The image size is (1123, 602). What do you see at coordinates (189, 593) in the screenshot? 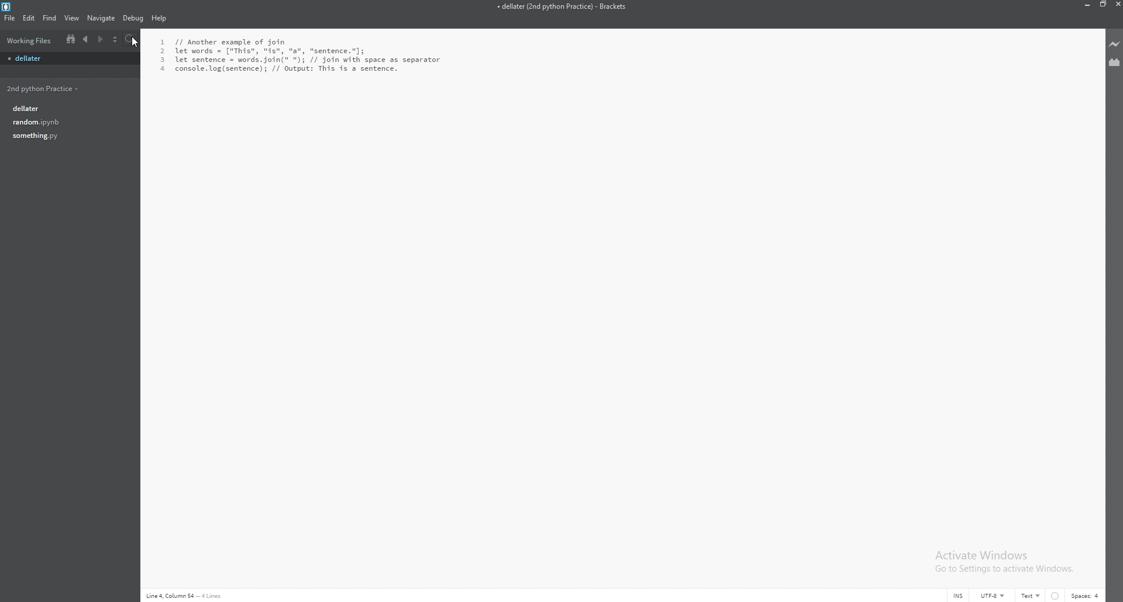
I see `Line 4,Colum 54- 4lines` at bounding box center [189, 593].